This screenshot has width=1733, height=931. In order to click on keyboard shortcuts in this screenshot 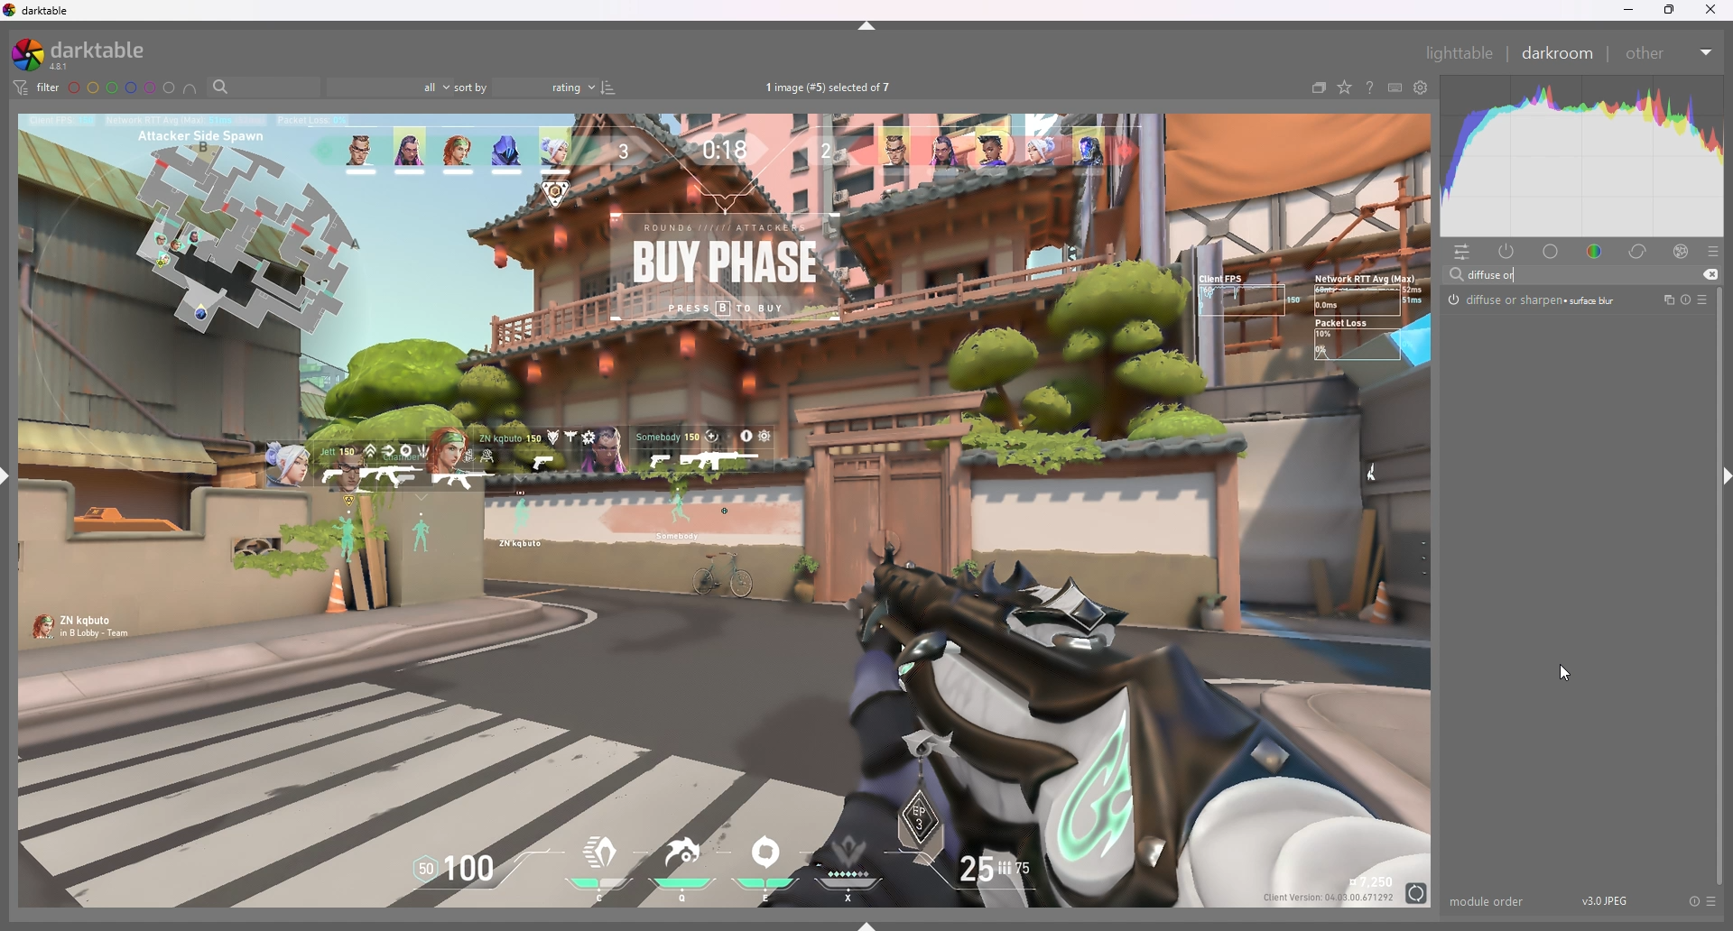, I will do `click(1395, 88)`.